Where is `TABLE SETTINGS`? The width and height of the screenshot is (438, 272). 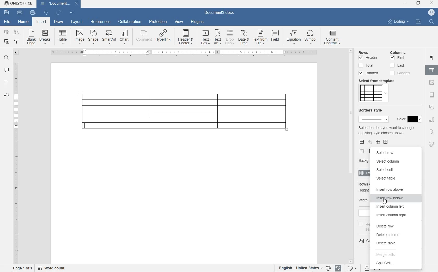 TABLE SETTINGS is located at coordinates (432, 70).